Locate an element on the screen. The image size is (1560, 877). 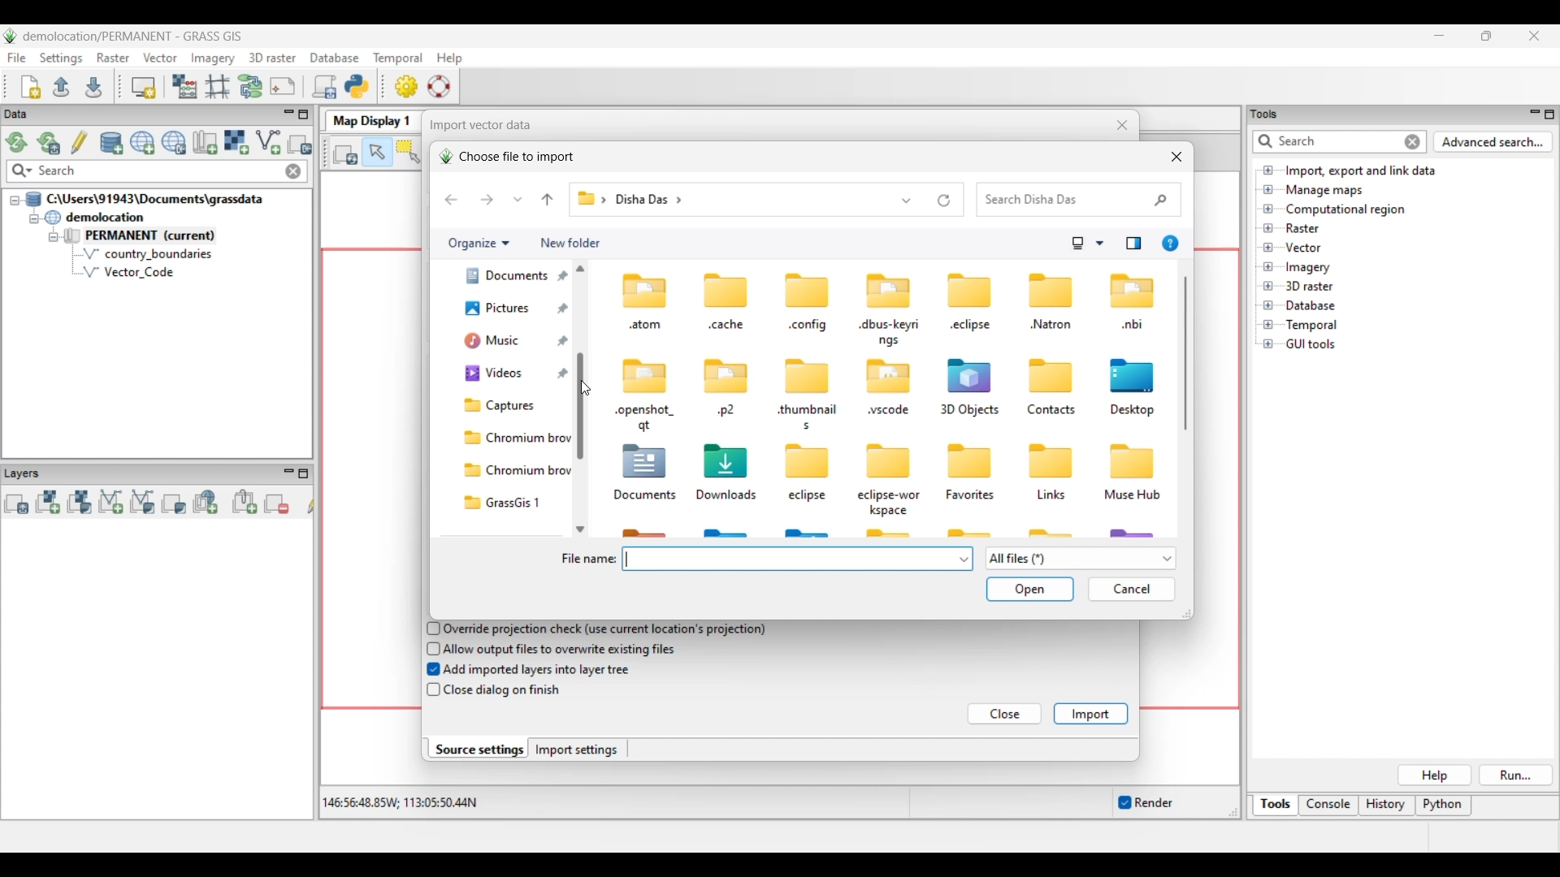
Project and software name is located at coordinates (133, 37).